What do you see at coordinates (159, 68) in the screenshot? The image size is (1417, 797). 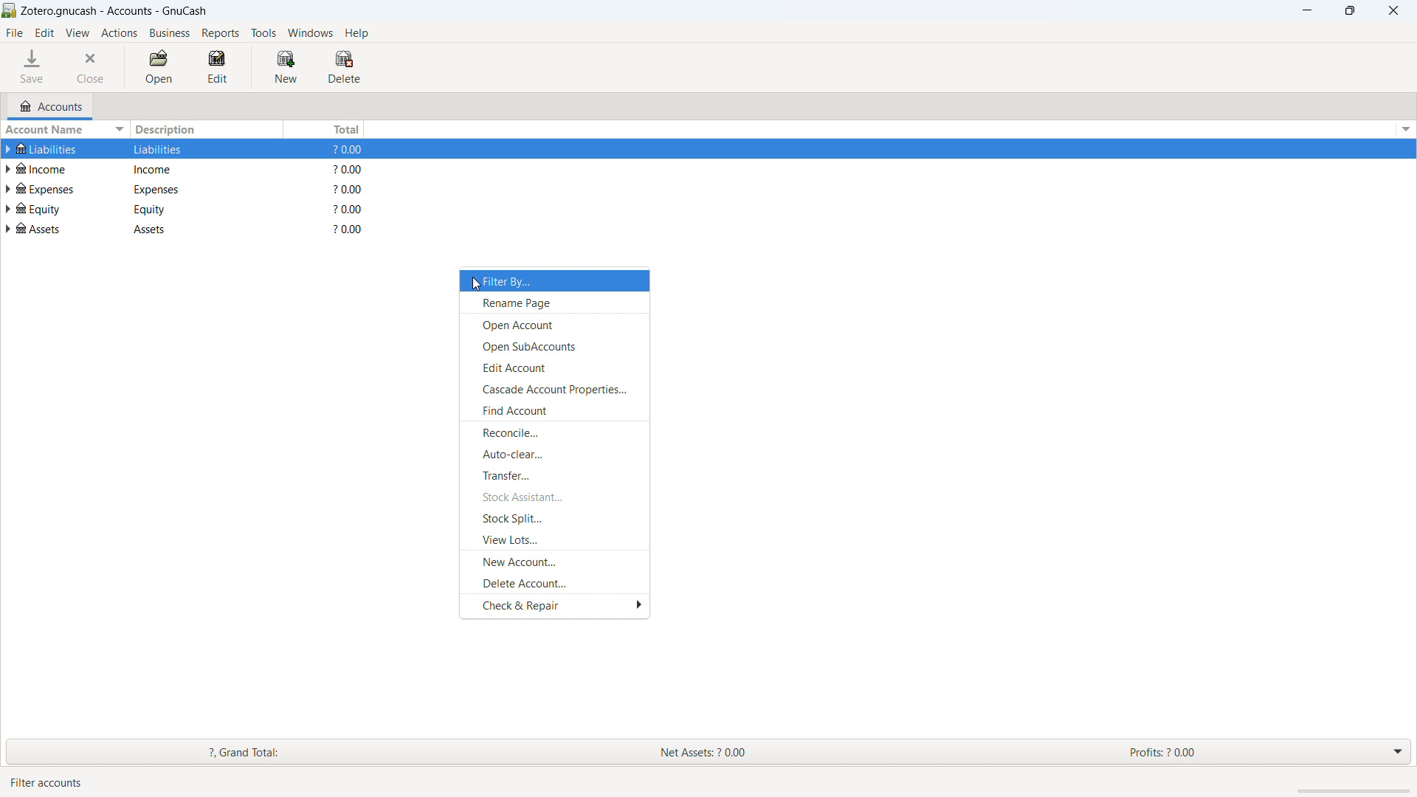 I see `open` at bounding box center [159, 68].